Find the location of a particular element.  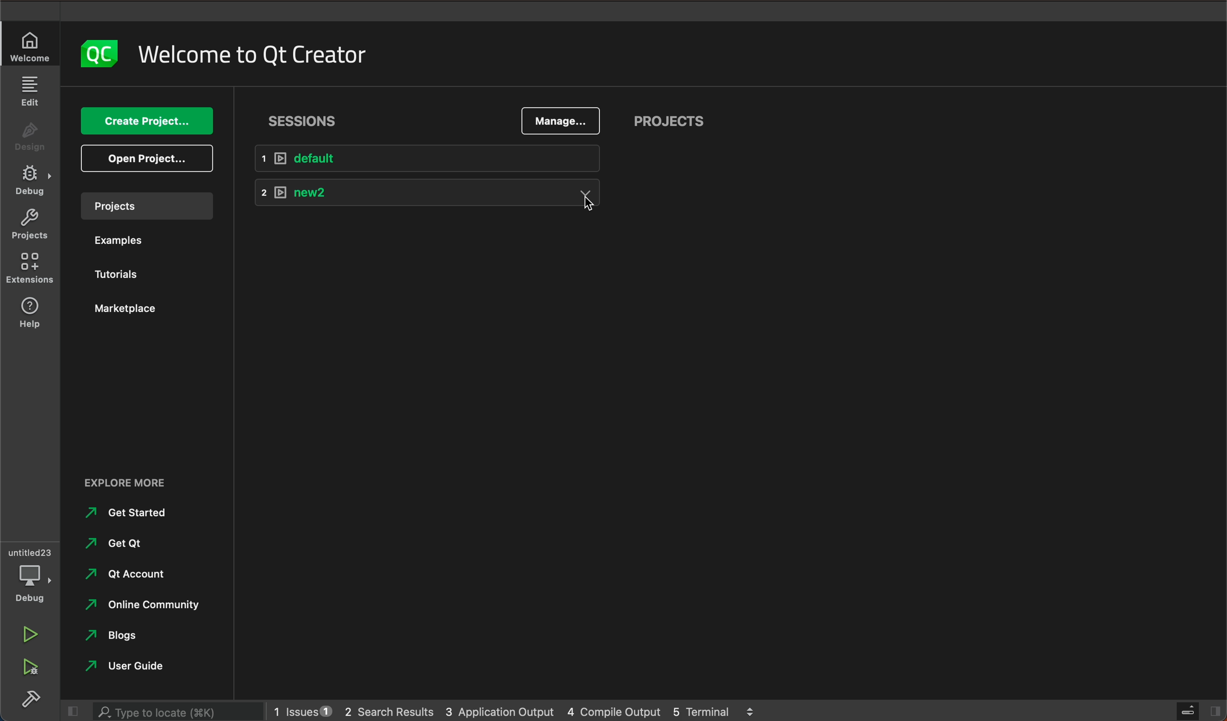

welcome to Qt creator is located at coordinates (269, 51).